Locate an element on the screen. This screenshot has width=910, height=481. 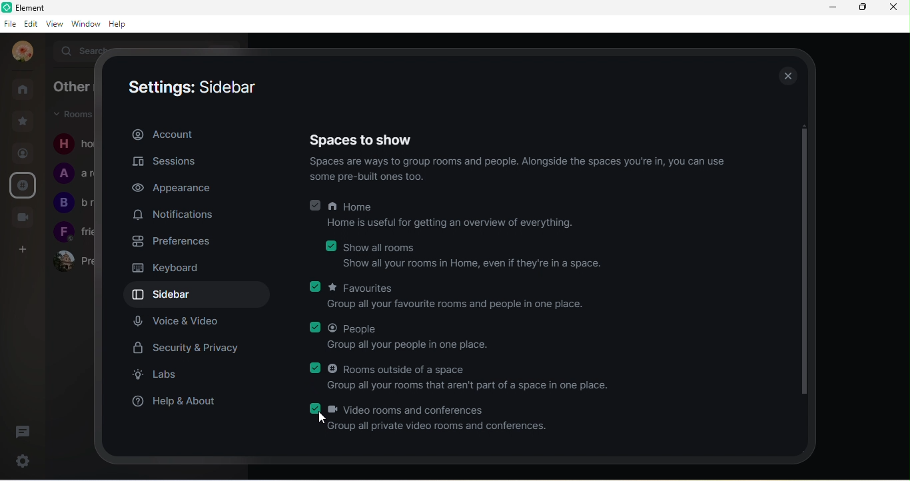
home is located at coordinates (448, 217).